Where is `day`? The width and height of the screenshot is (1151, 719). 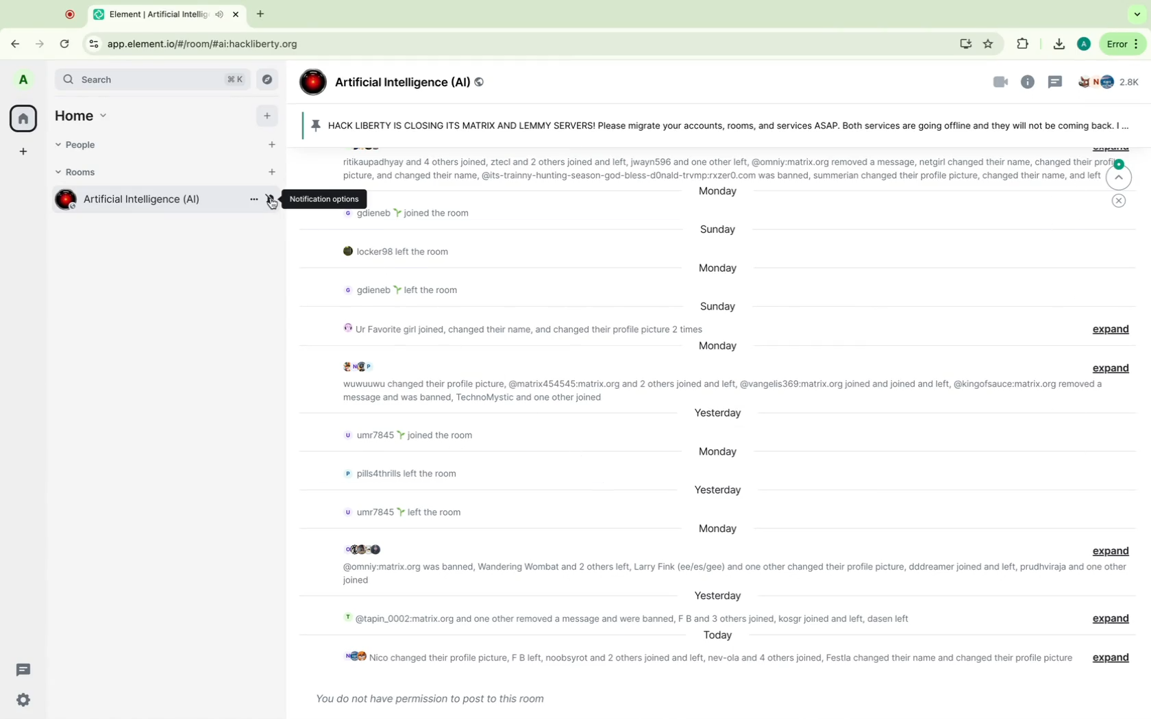 day is located at coordinates (717, 349).